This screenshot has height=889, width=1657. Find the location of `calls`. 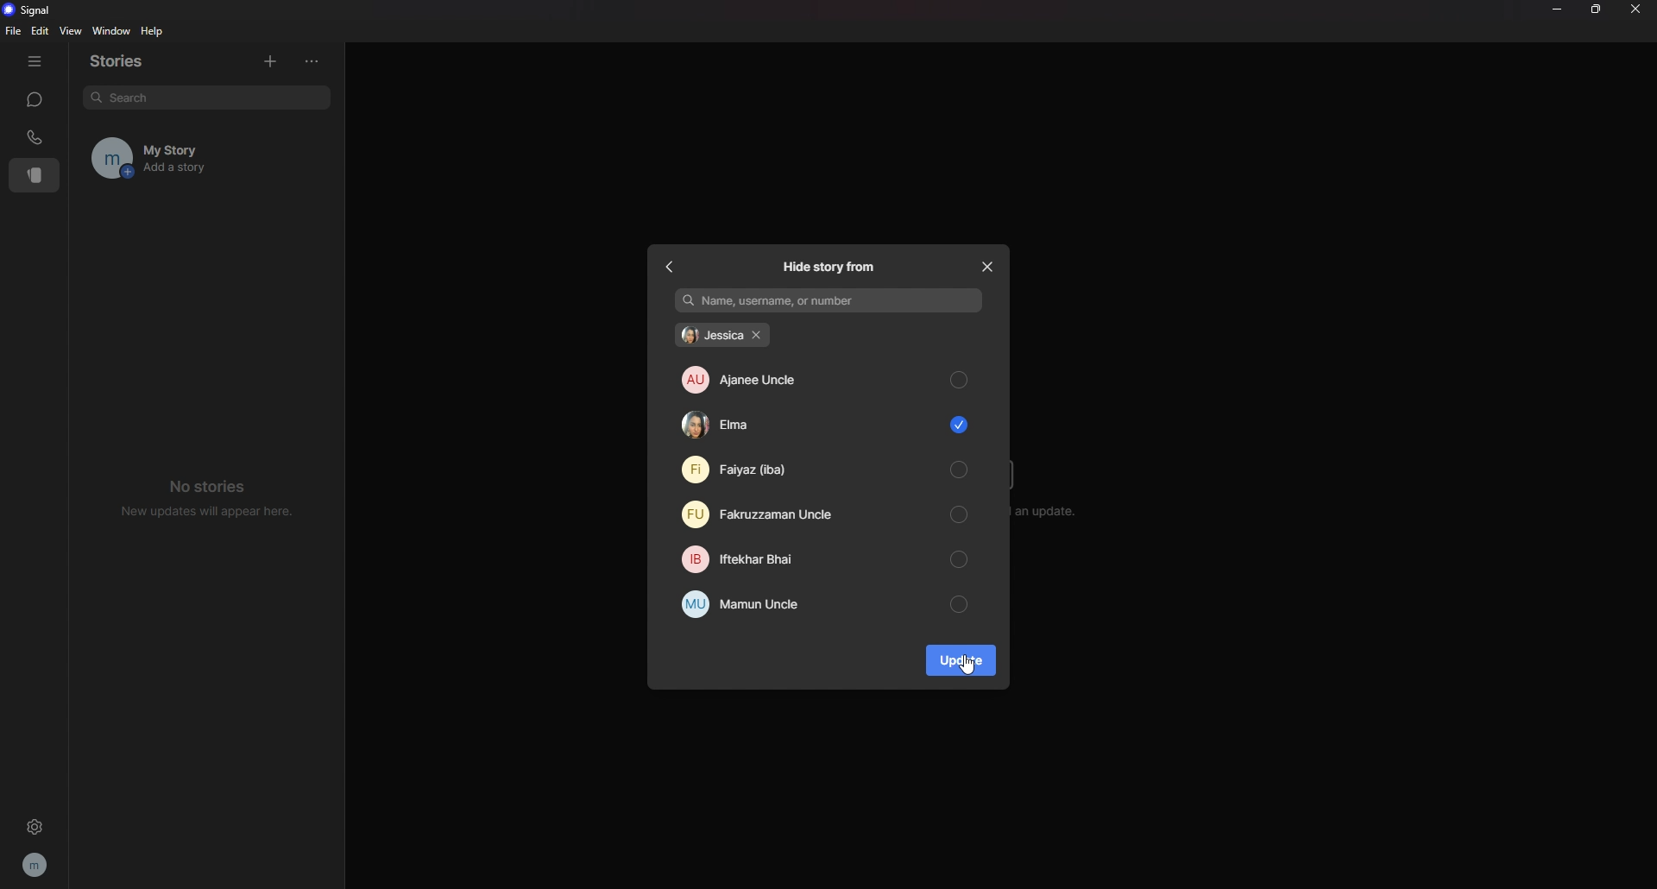

calls is located at coordinates (35, 137).